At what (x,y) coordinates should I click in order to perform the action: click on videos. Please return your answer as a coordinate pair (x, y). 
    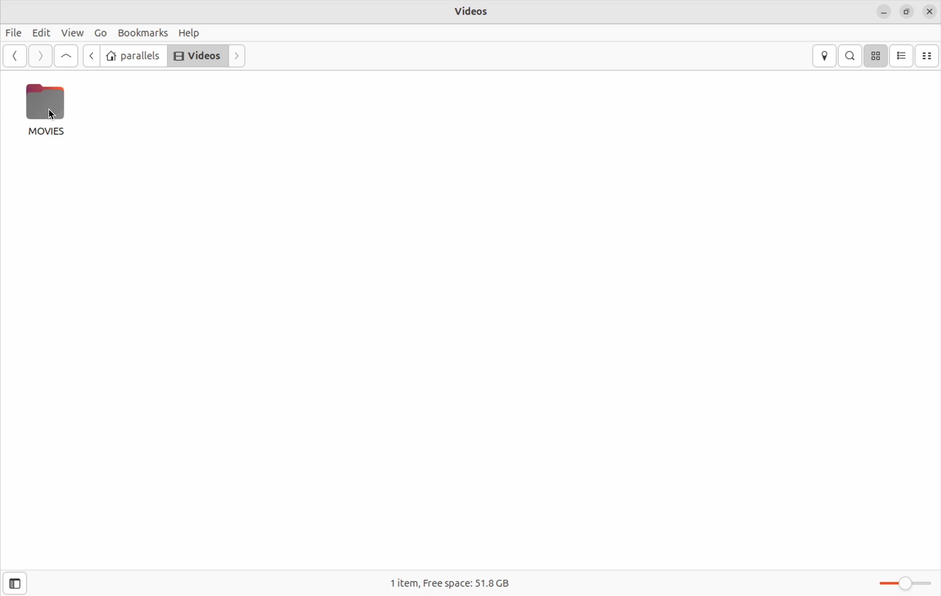
    Looking at the image, I should click on (474, 12).